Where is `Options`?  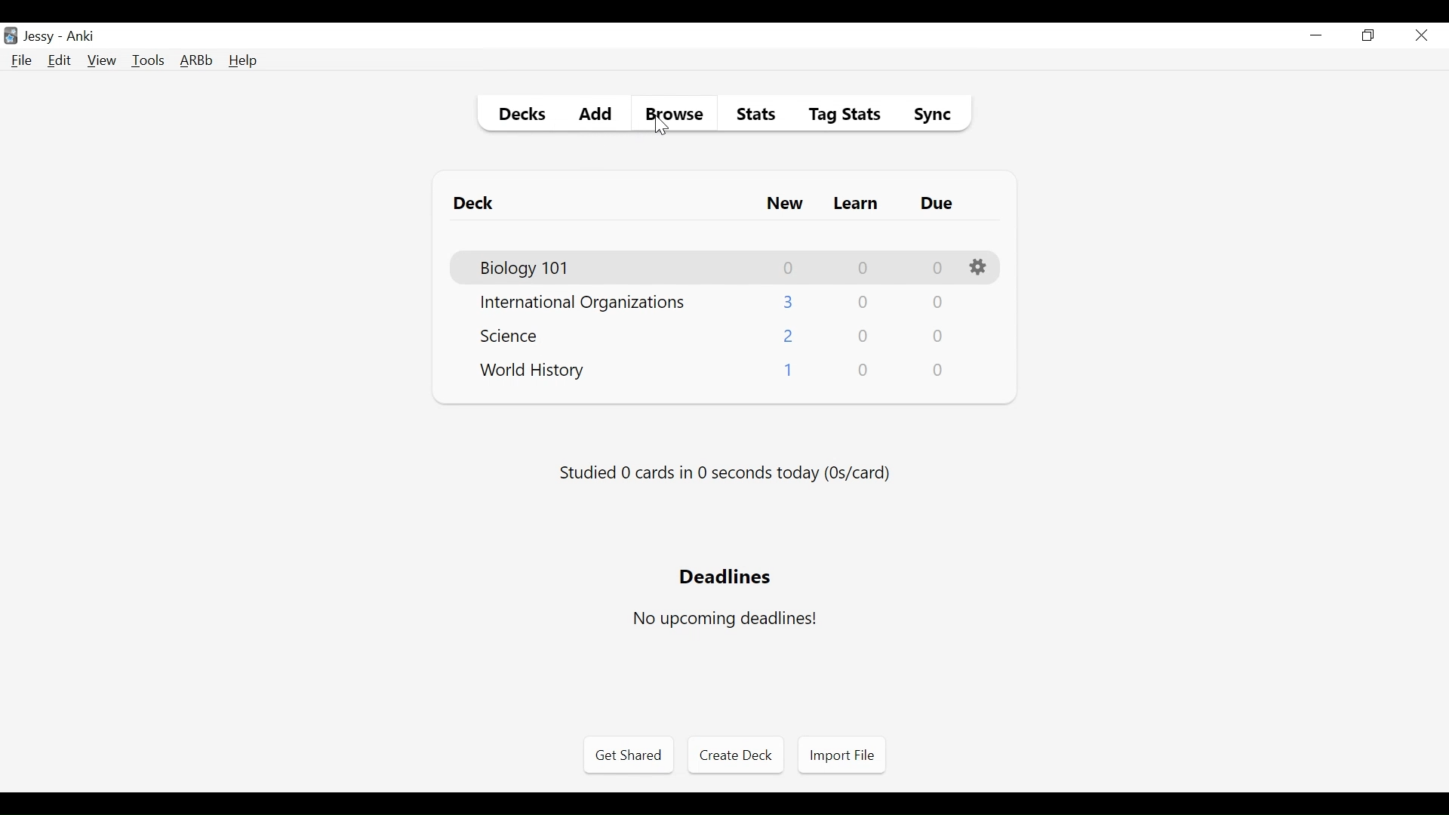
Options is located at coordinates (980, 268).